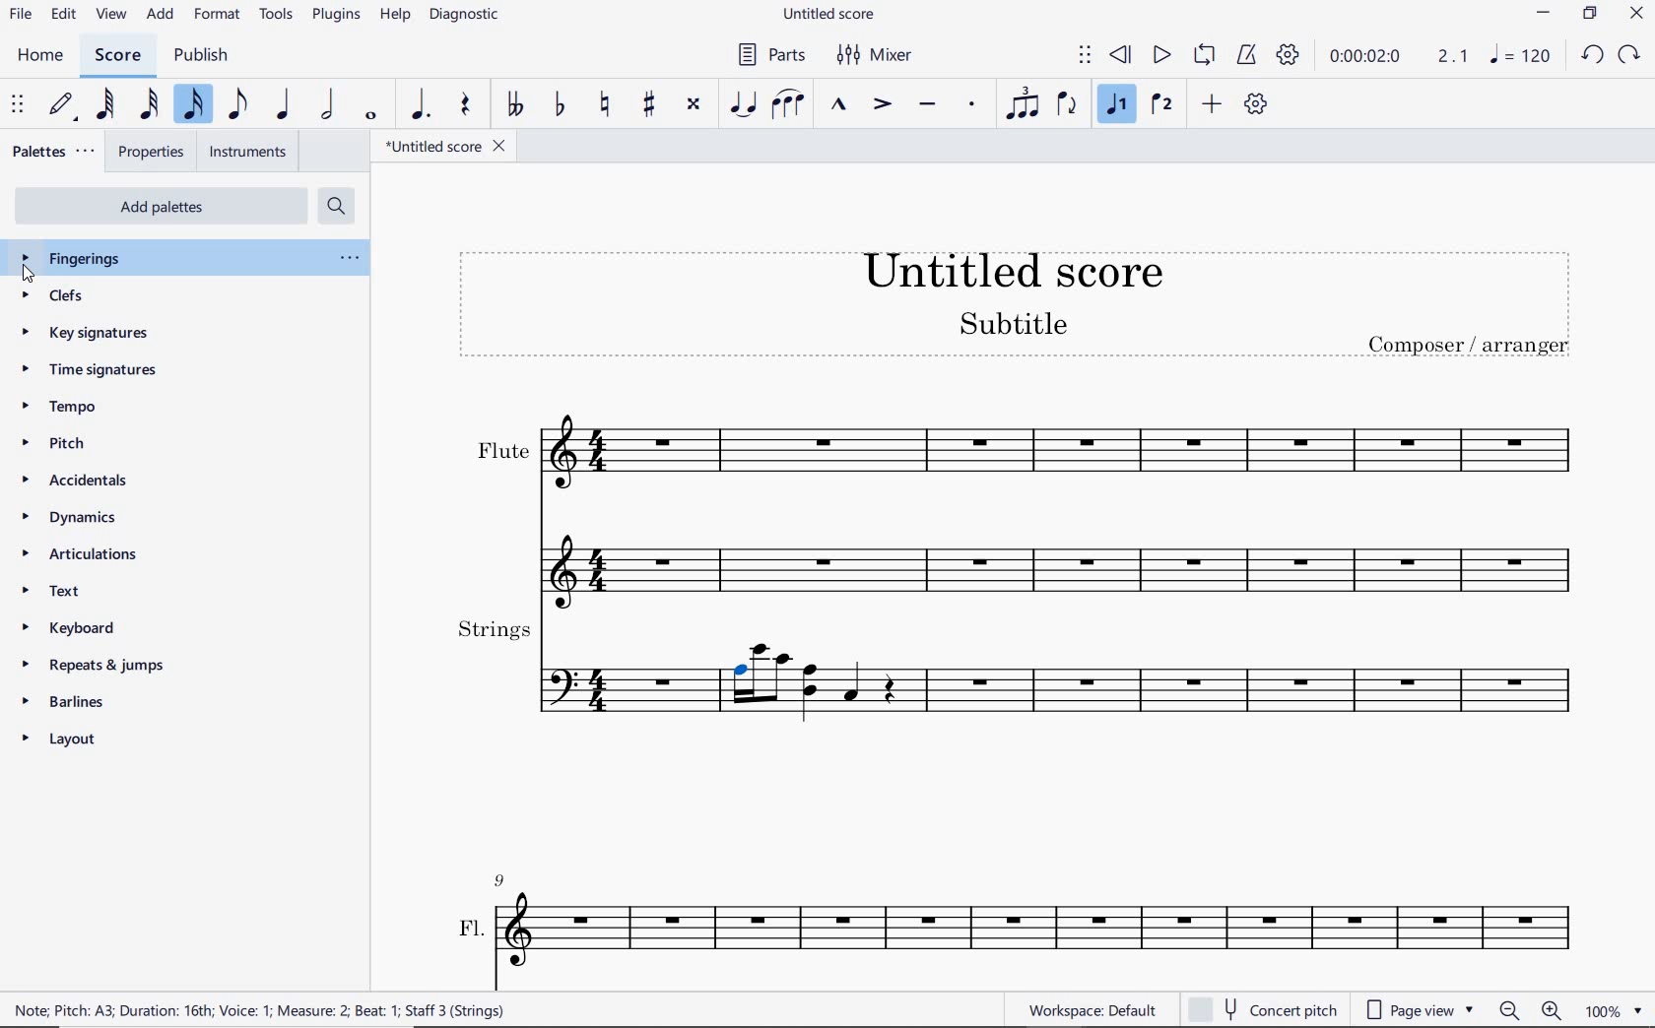 This screenshot has height=1028, width=1655. I want to click on metronome, so click(1246, 58).